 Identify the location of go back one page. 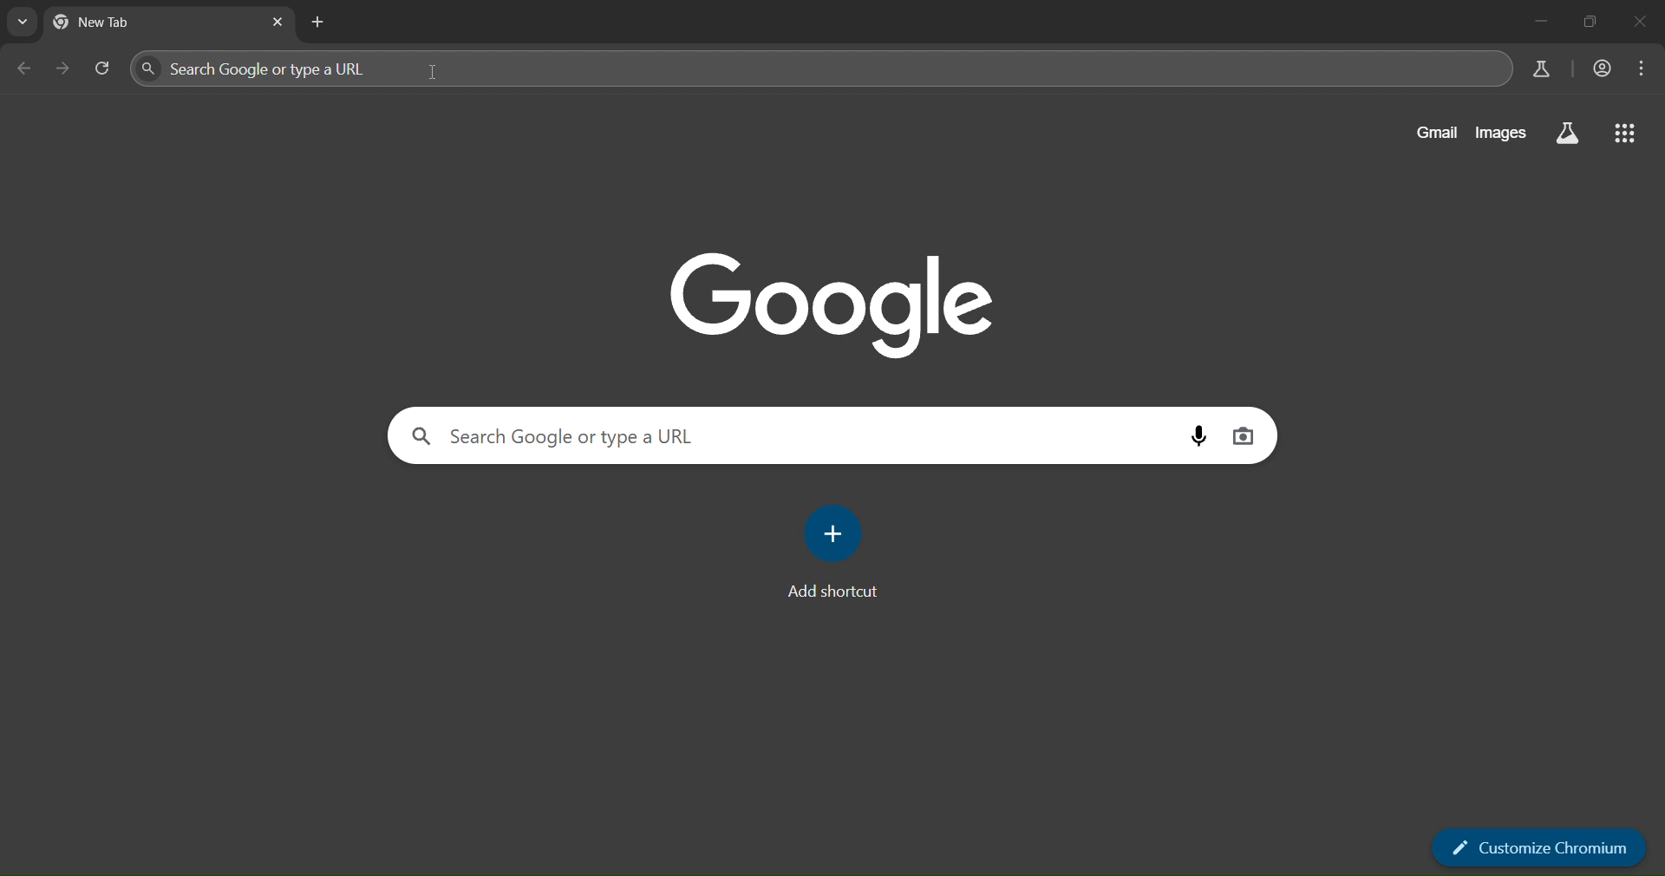
(23, 70).